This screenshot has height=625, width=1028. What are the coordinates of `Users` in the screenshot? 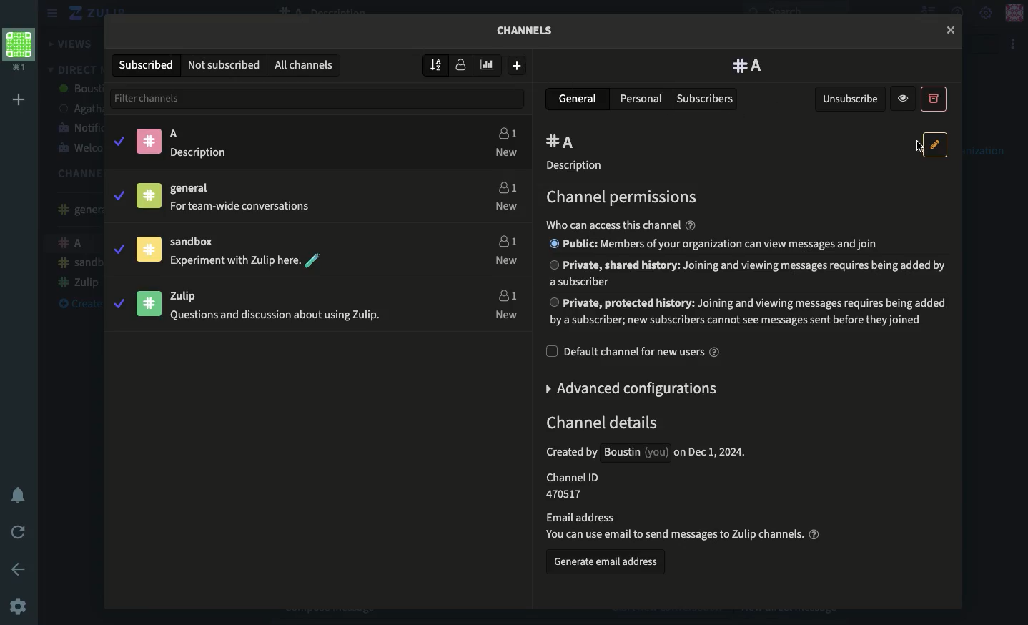 It's located at (503, 247).